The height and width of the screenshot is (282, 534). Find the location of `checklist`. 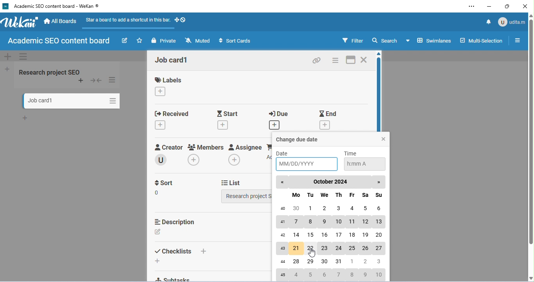

checklist is located at coordinates (173, 251).